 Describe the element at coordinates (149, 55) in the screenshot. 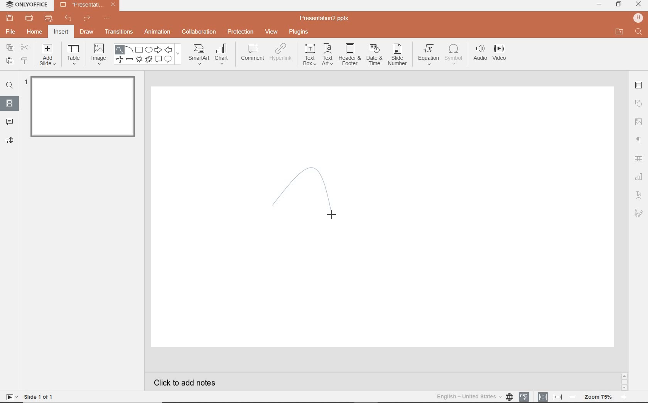

I see `SHAPES` at that location.